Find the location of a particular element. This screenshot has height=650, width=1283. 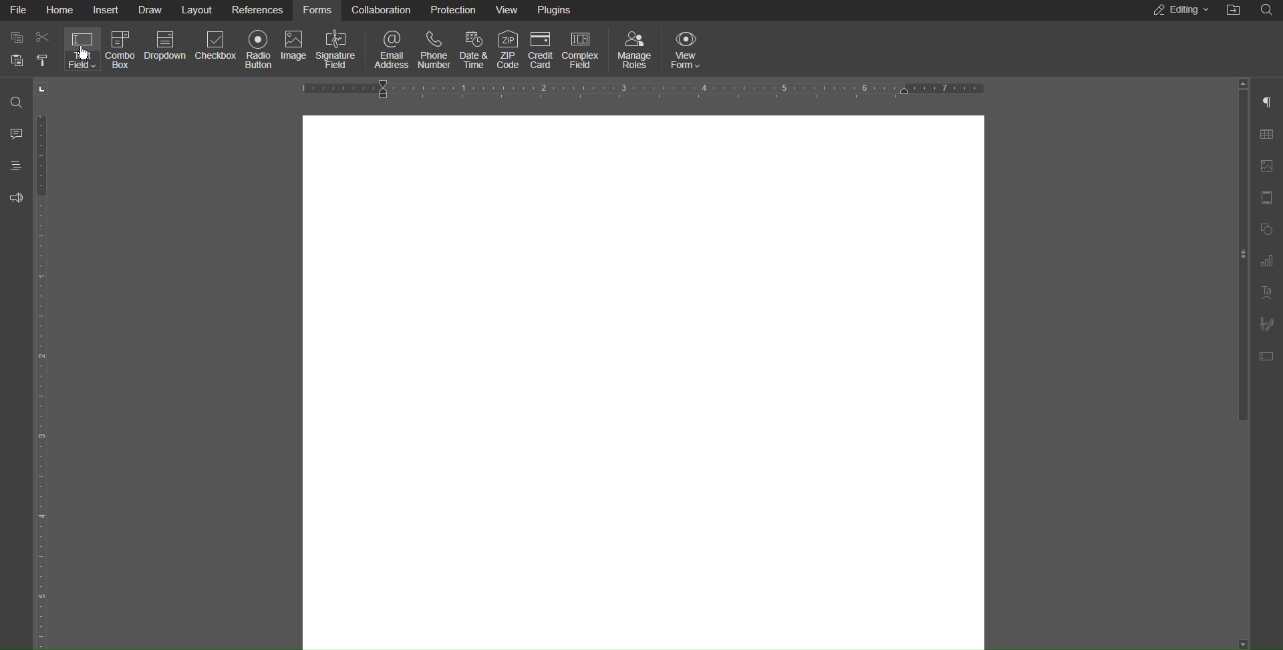

Header/Footer Settings is located at coordinates (1270, 198).